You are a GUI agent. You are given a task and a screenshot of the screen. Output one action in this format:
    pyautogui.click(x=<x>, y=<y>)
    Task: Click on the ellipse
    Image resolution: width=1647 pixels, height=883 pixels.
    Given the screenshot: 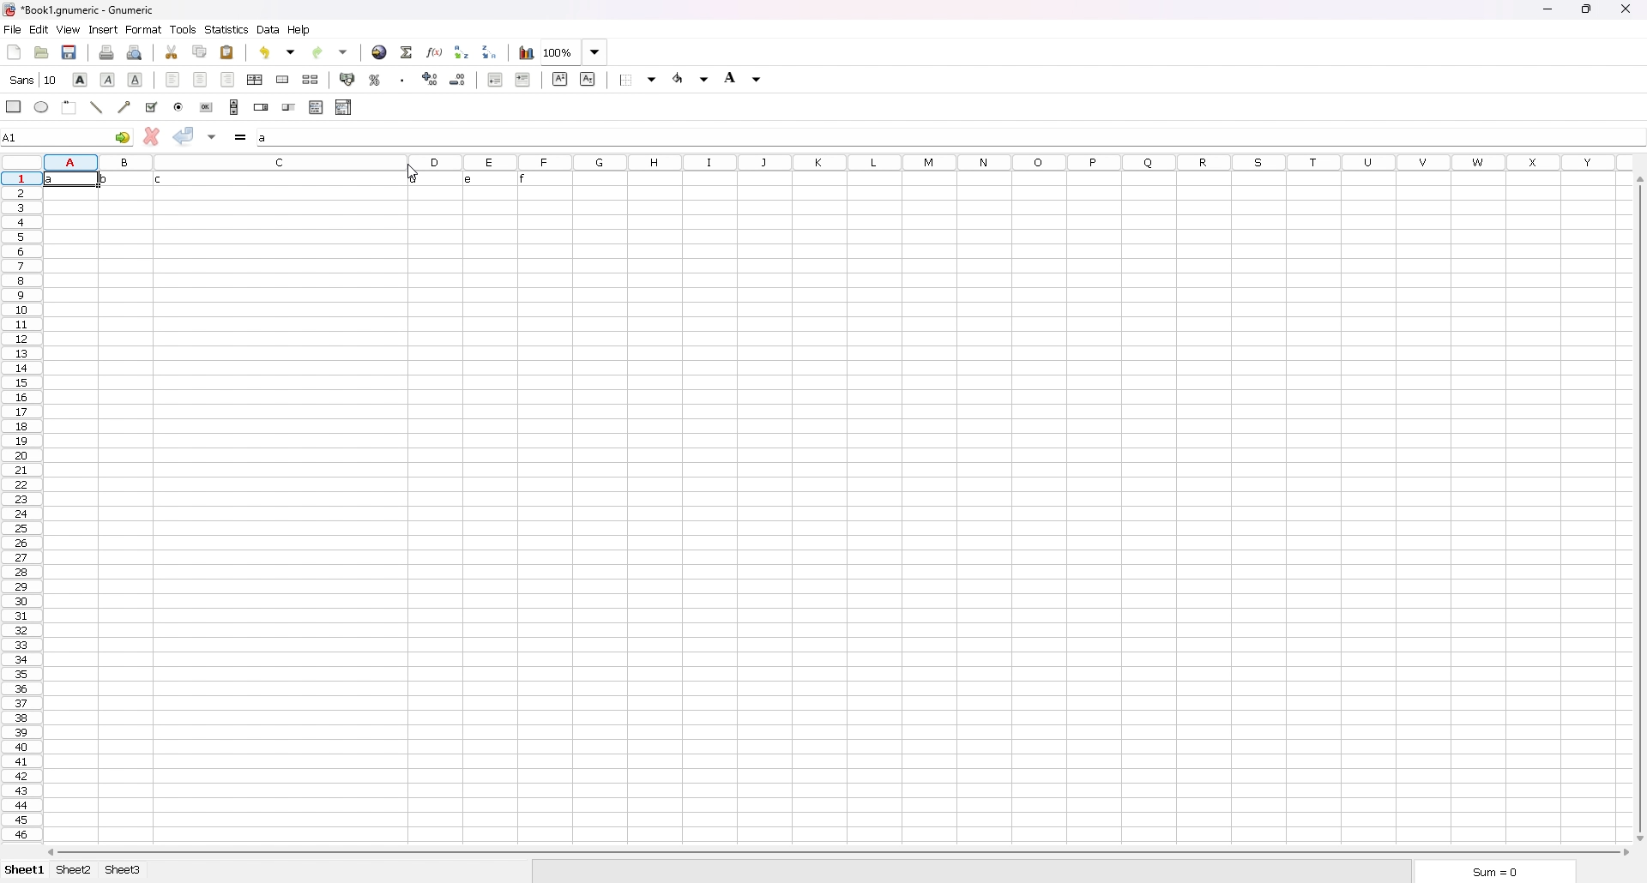 What is the action you would take?
    pyautogui.click(x=43, y=107)
    